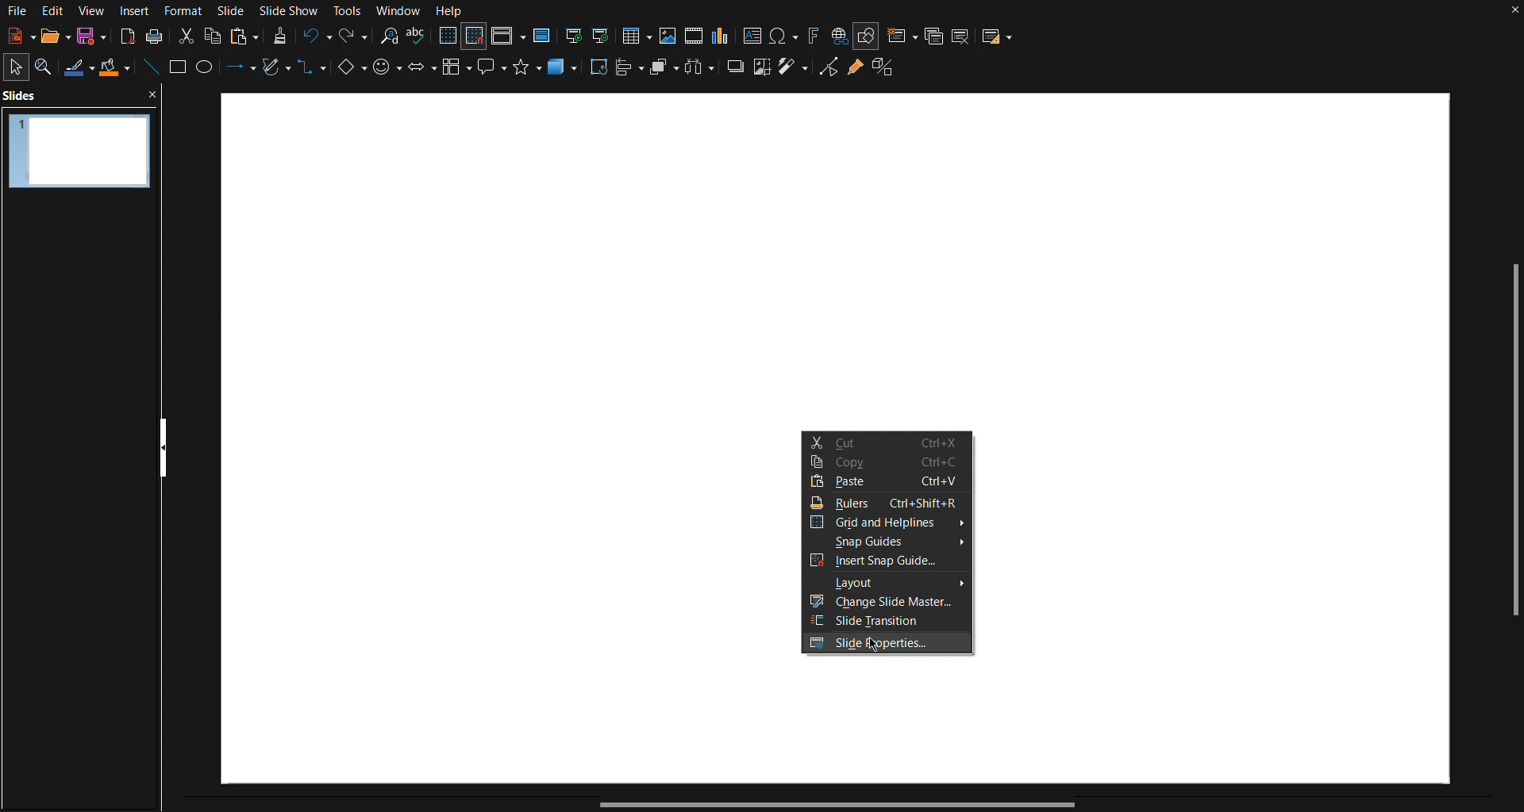 Image resolution: width=1524 pixels, height=812 pixels. I want to click on Copy, so click(887, 463).